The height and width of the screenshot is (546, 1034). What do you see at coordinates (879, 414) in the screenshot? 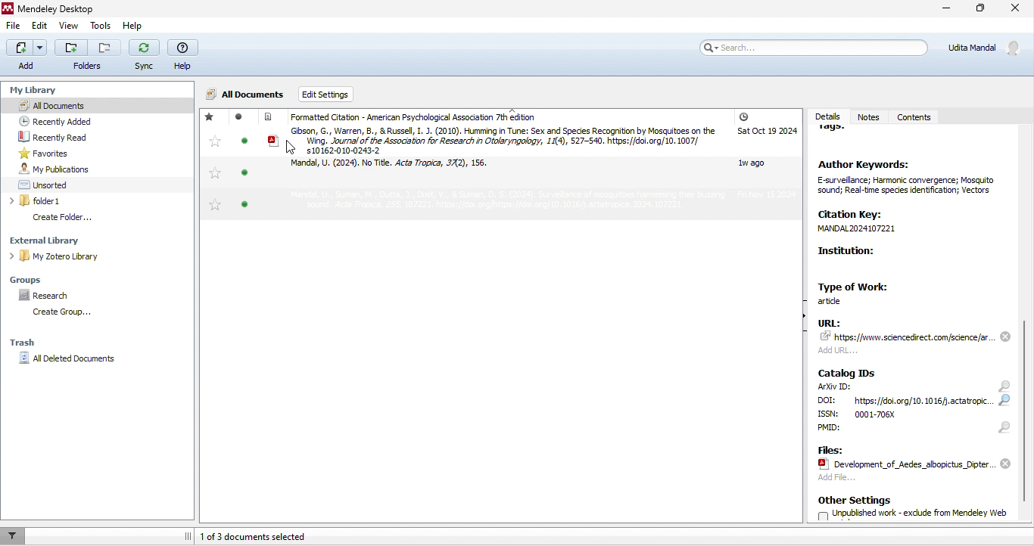
I see `ISSN` at bounding box center [879, 414].